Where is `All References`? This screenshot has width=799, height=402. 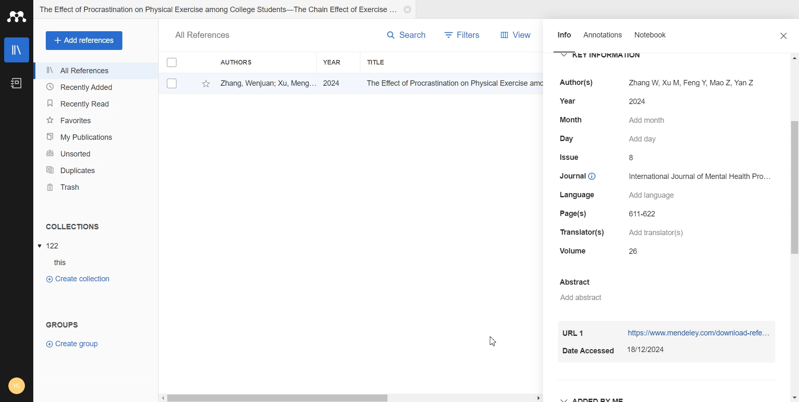
All References is located at coordinates (95, 71).